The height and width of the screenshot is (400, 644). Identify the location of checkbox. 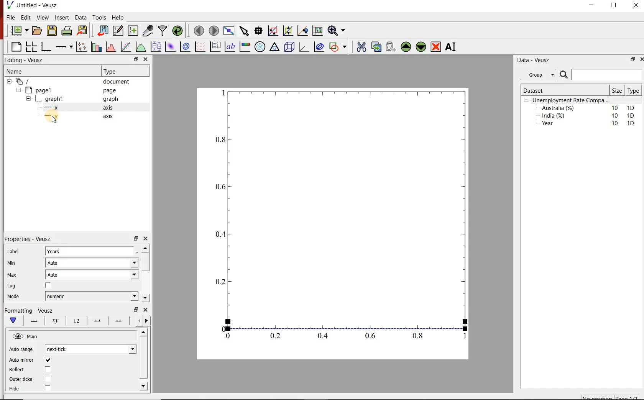
(48, 388).